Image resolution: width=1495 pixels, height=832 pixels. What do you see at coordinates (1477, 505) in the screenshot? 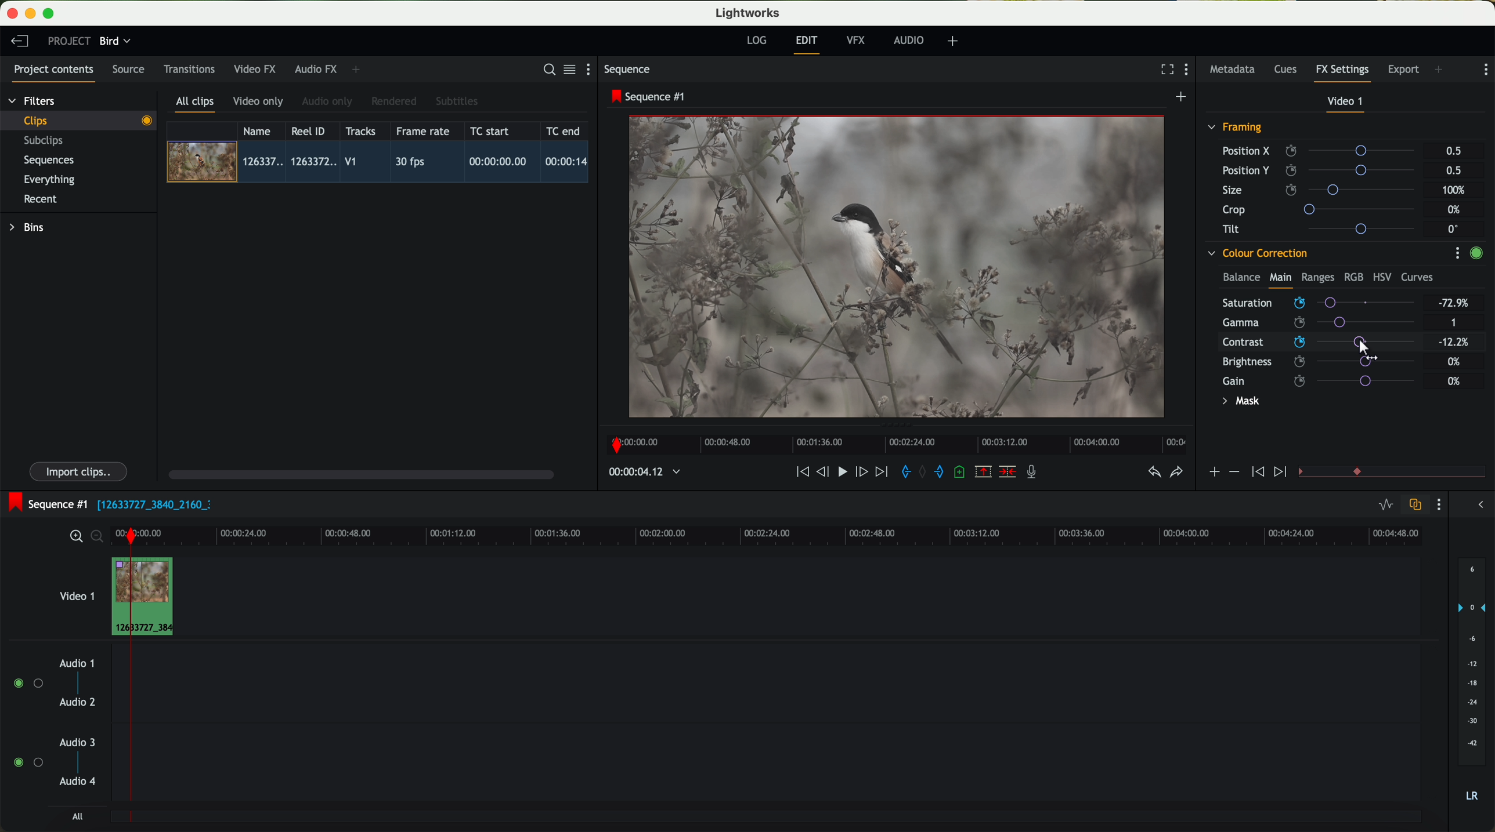
I see `show/hide the full audio mix` at bounding box center [1477, 505].